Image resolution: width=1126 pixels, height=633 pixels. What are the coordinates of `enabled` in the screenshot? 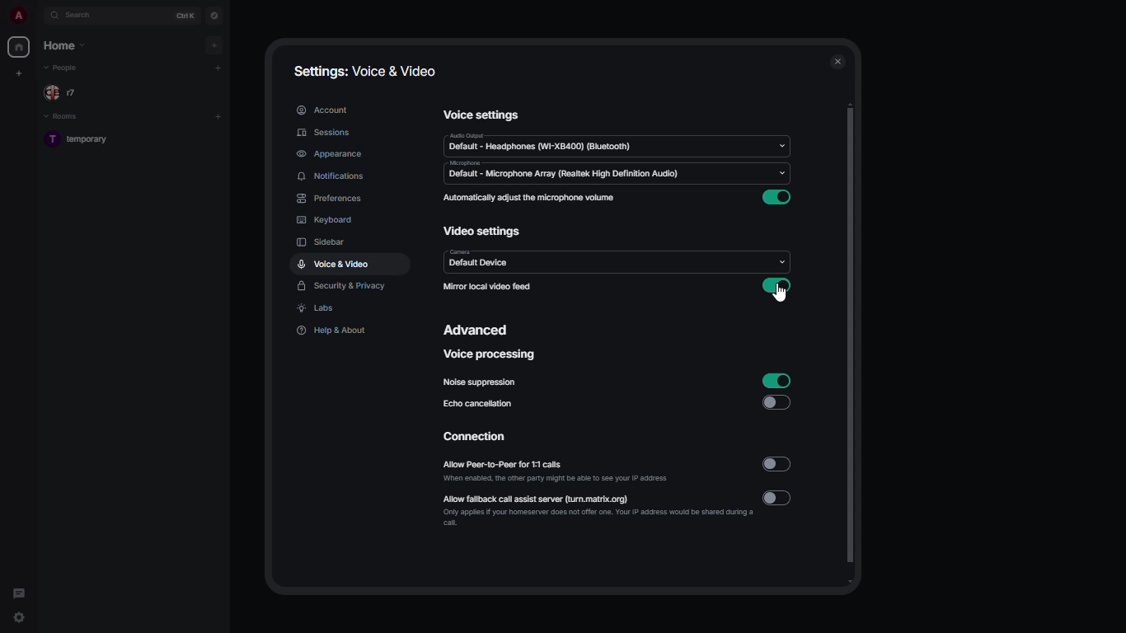 It's located at (776, 286).